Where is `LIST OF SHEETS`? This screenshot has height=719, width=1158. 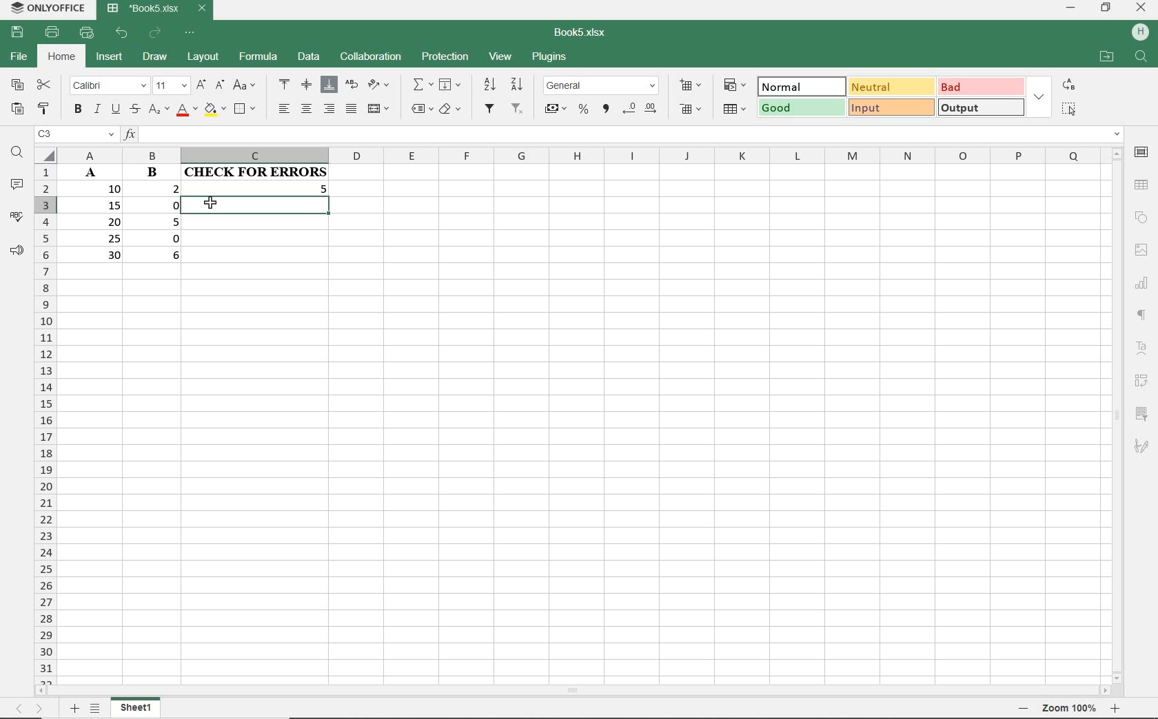
LIST OF SHEETS is located at coordinates (95, 709).